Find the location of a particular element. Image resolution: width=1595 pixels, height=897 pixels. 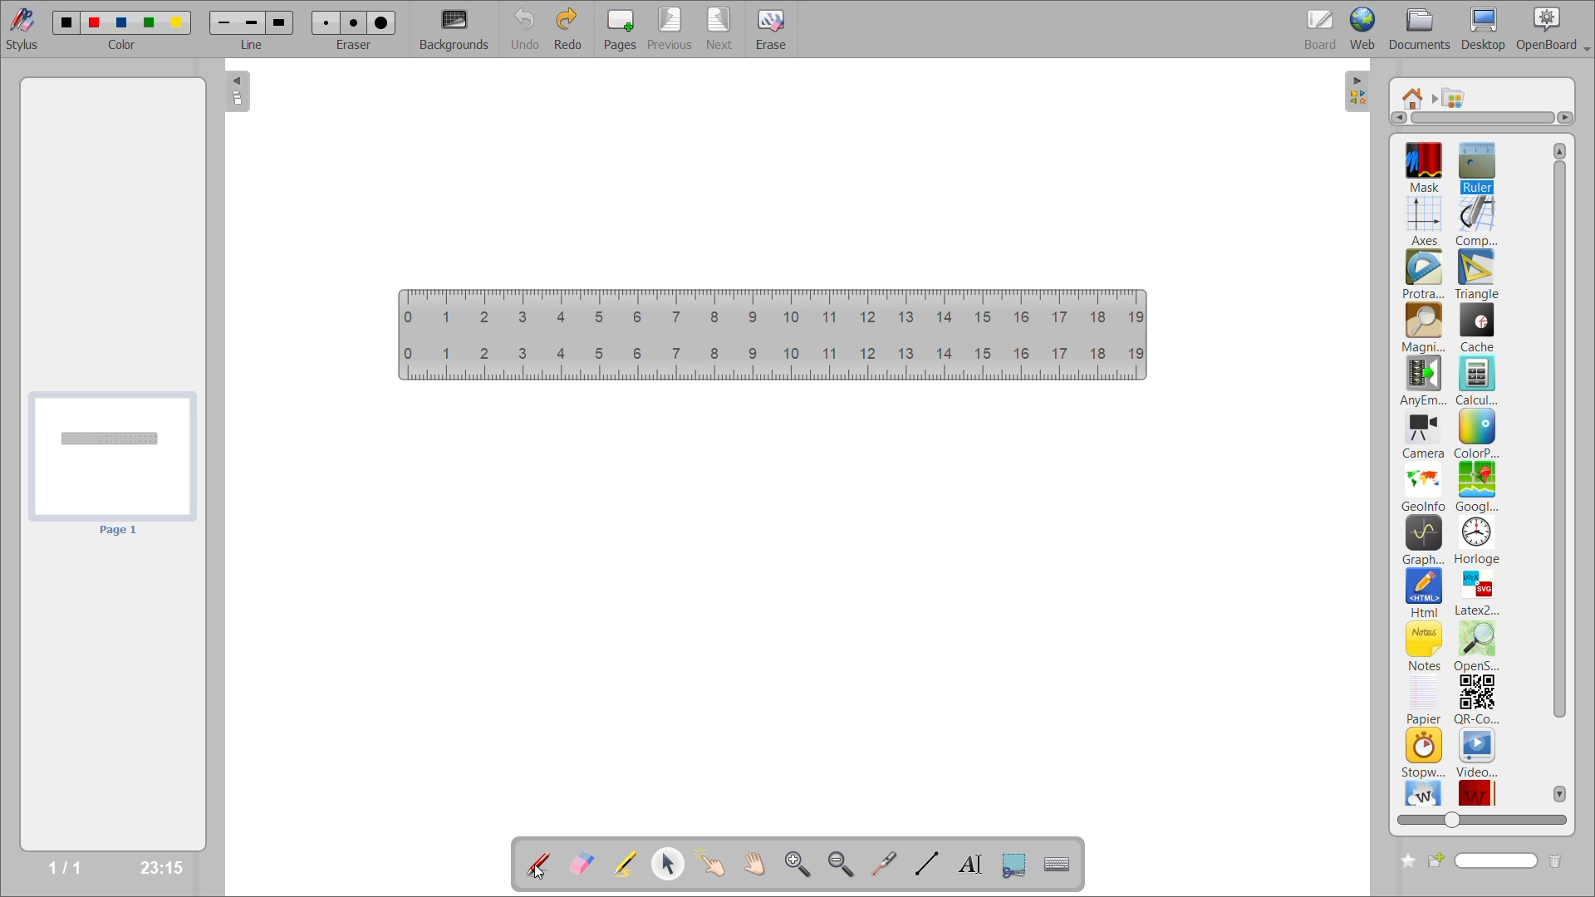

line 2 is located at coordinates (250, 22).